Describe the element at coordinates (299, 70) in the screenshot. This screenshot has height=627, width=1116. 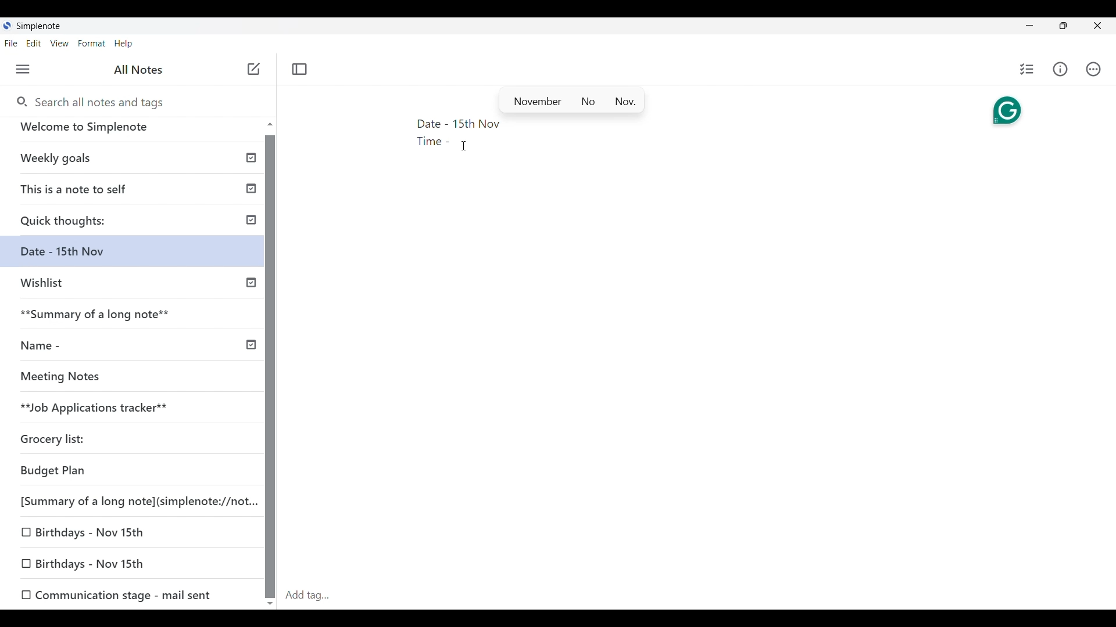
I see `Toggle focus mode` at that location.